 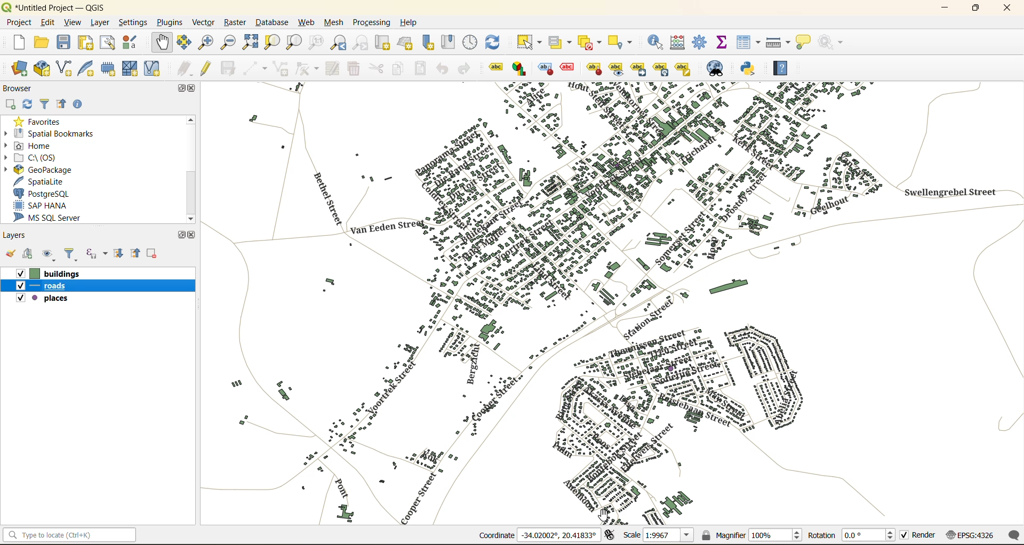 I want to click on zoom next, so click(x=362, y=42).